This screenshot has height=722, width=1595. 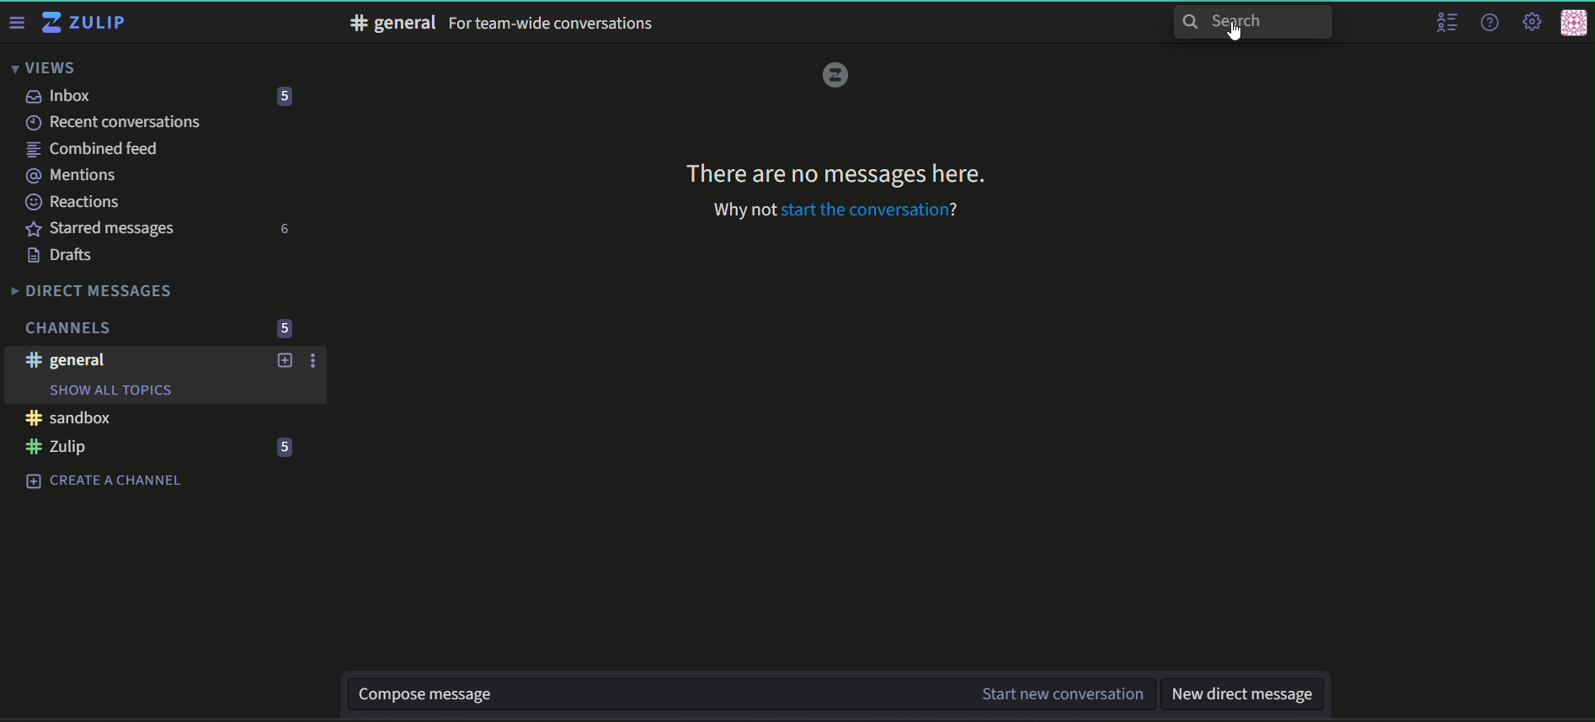 What do you see at coordinates (1534, 19) in the screenshot?
I see `main menu` at bounding box center [1534, 19].